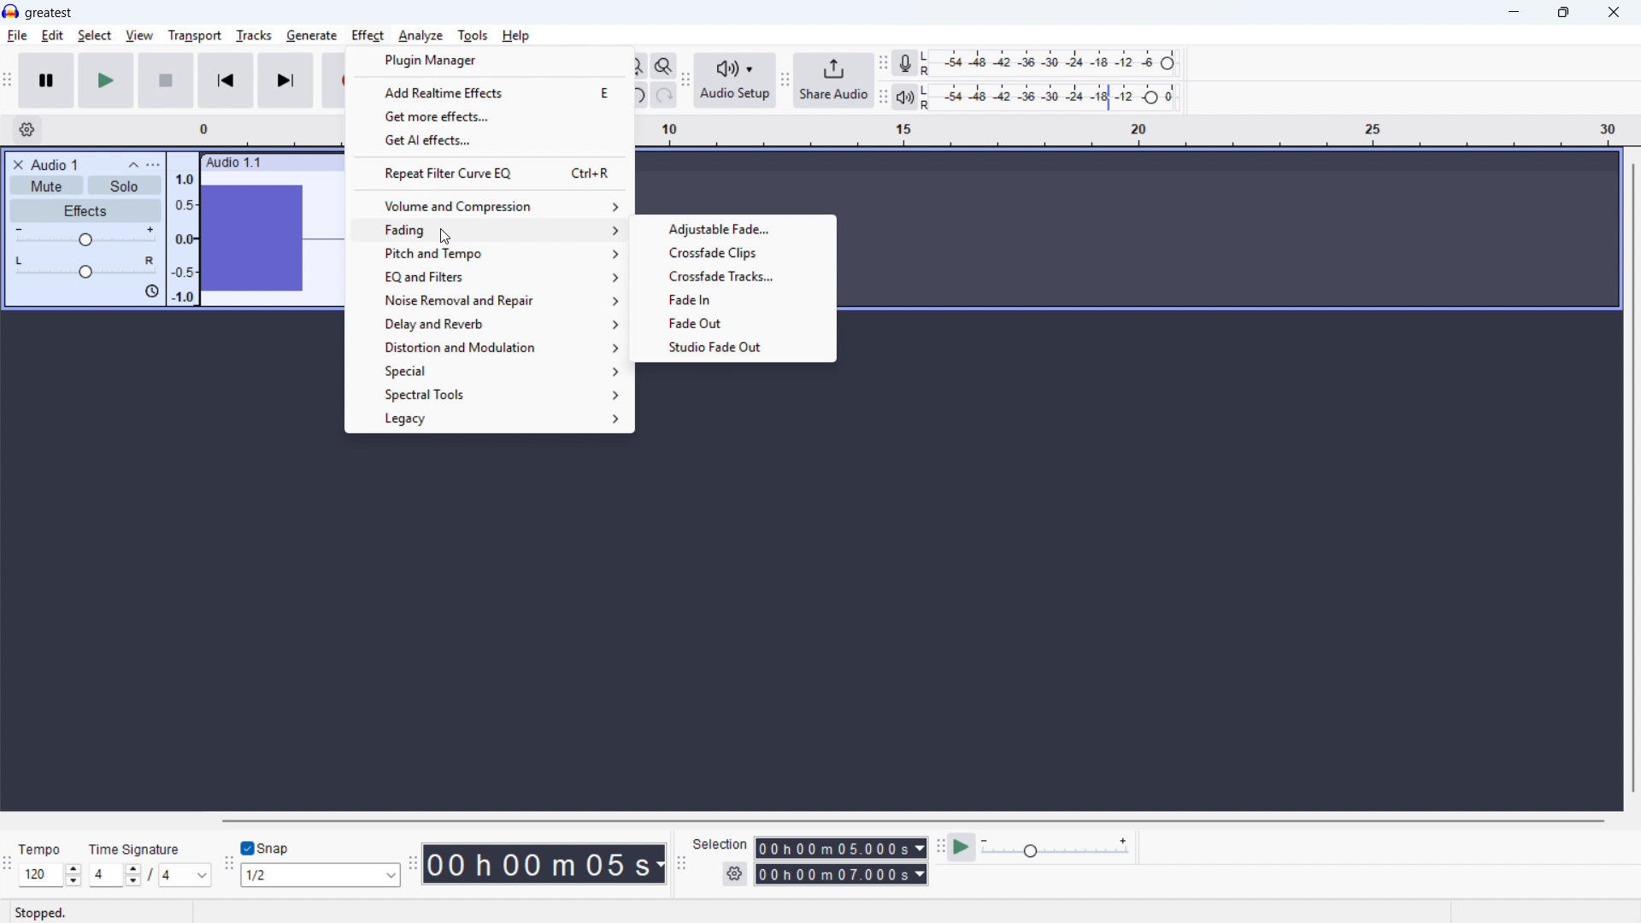 The width and height of the screenshot is (1641, 923). I want to click on close , so click(1613, 13).